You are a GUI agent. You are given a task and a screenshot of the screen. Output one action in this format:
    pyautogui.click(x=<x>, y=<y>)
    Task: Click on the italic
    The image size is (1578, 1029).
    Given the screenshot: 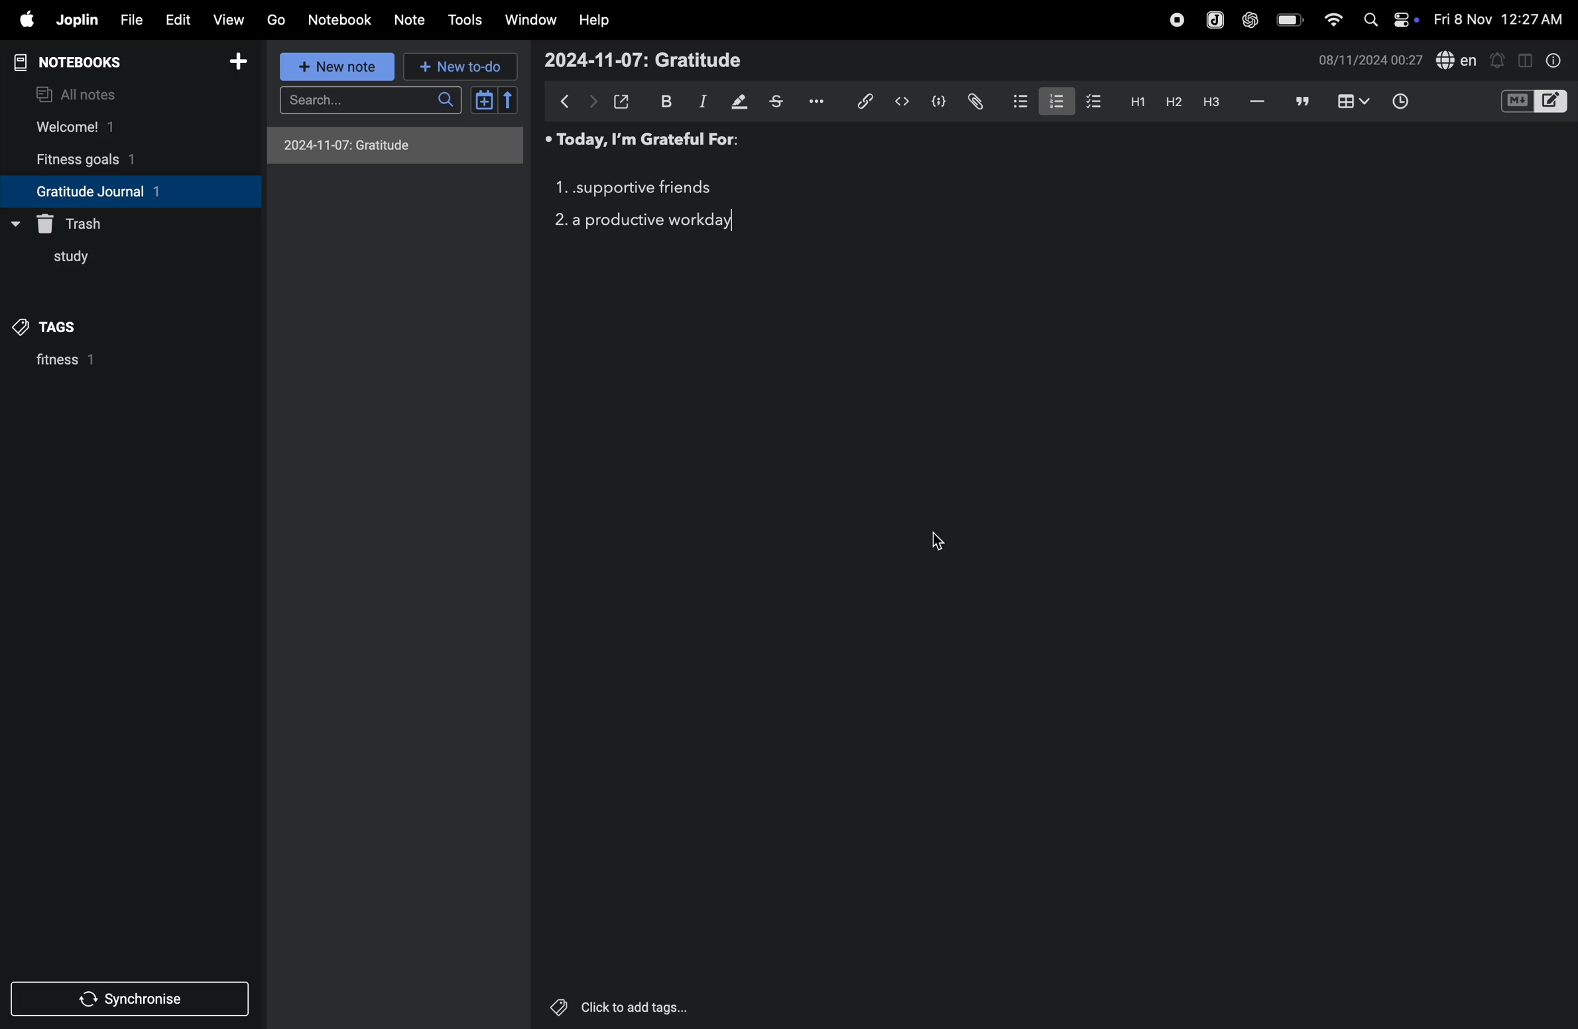 What is the action you would take?
    pyautogui.click(x=701, y=103)
    